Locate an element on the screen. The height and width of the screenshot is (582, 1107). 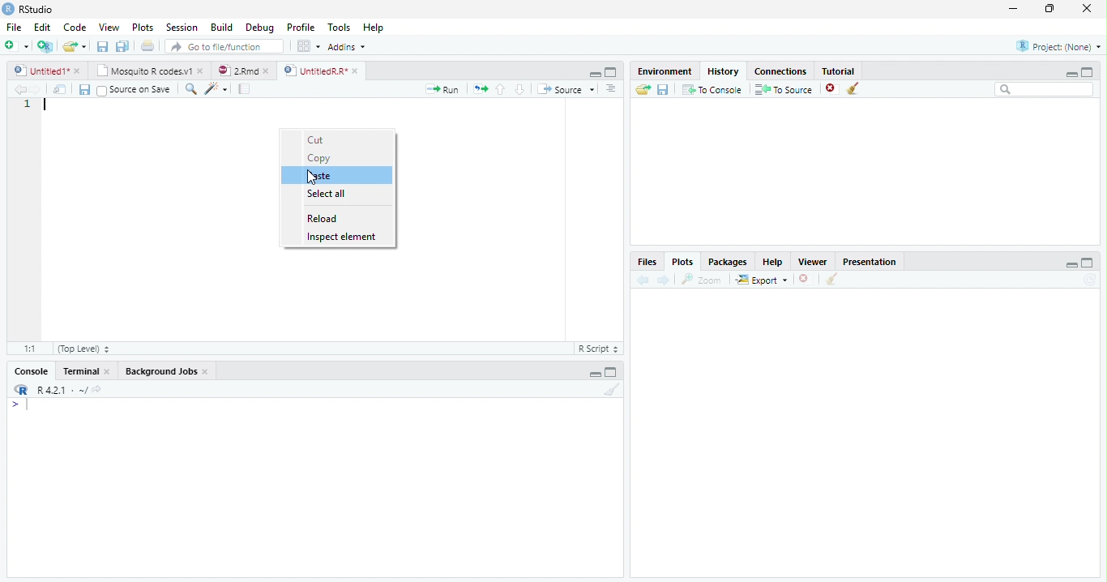
Untitled1 is located at coordinates (47, 71).